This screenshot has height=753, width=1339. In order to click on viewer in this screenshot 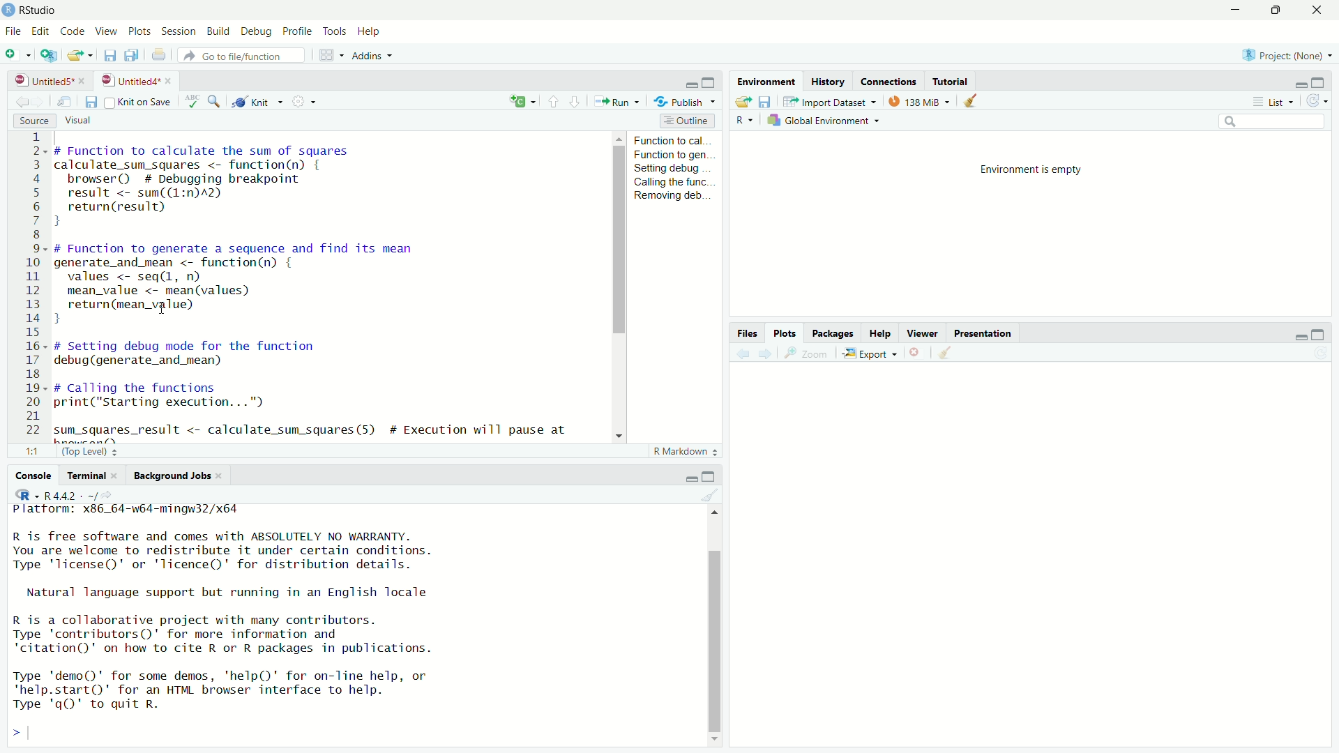, I will do `click(922, 331)`.